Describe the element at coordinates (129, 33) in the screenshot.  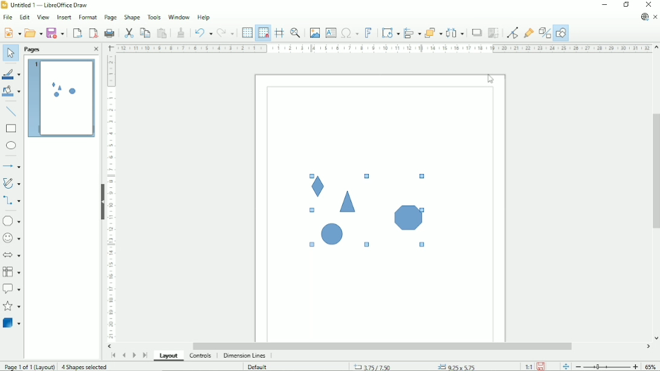
I see `Cut` at that location.